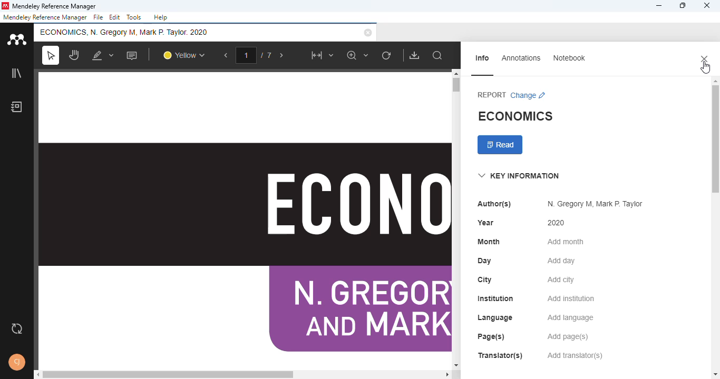  What do you see at coordinates (103, 55) in the screenshot?
I see `highlight text/ highlight rectangle` at bounding box center [103, 55].